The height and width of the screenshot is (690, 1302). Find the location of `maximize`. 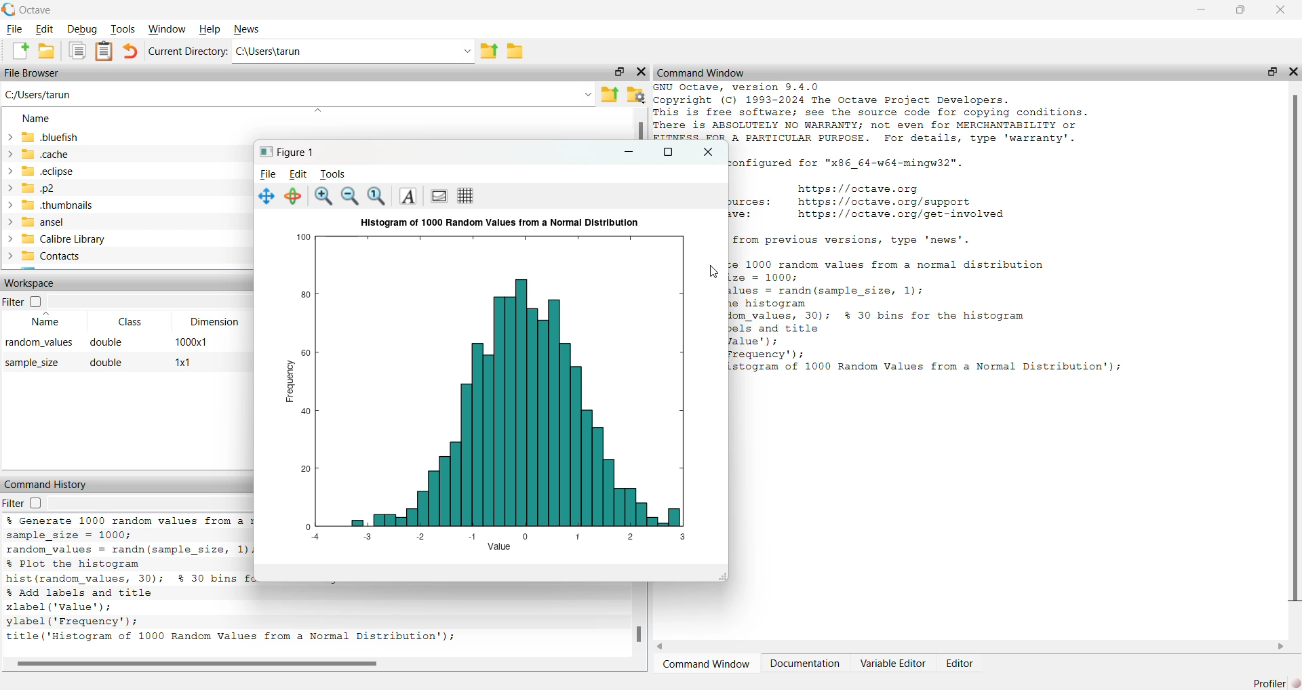

maximize is located at coordinates (618, 72).